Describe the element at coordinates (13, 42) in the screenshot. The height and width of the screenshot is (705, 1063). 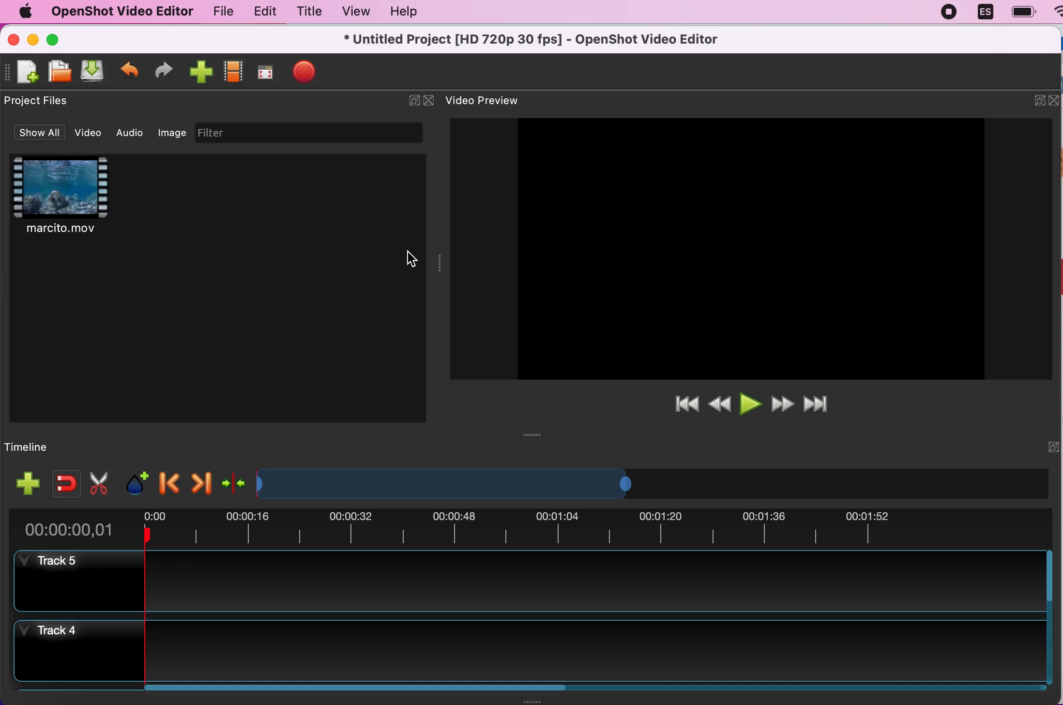
I see `close` at that location.